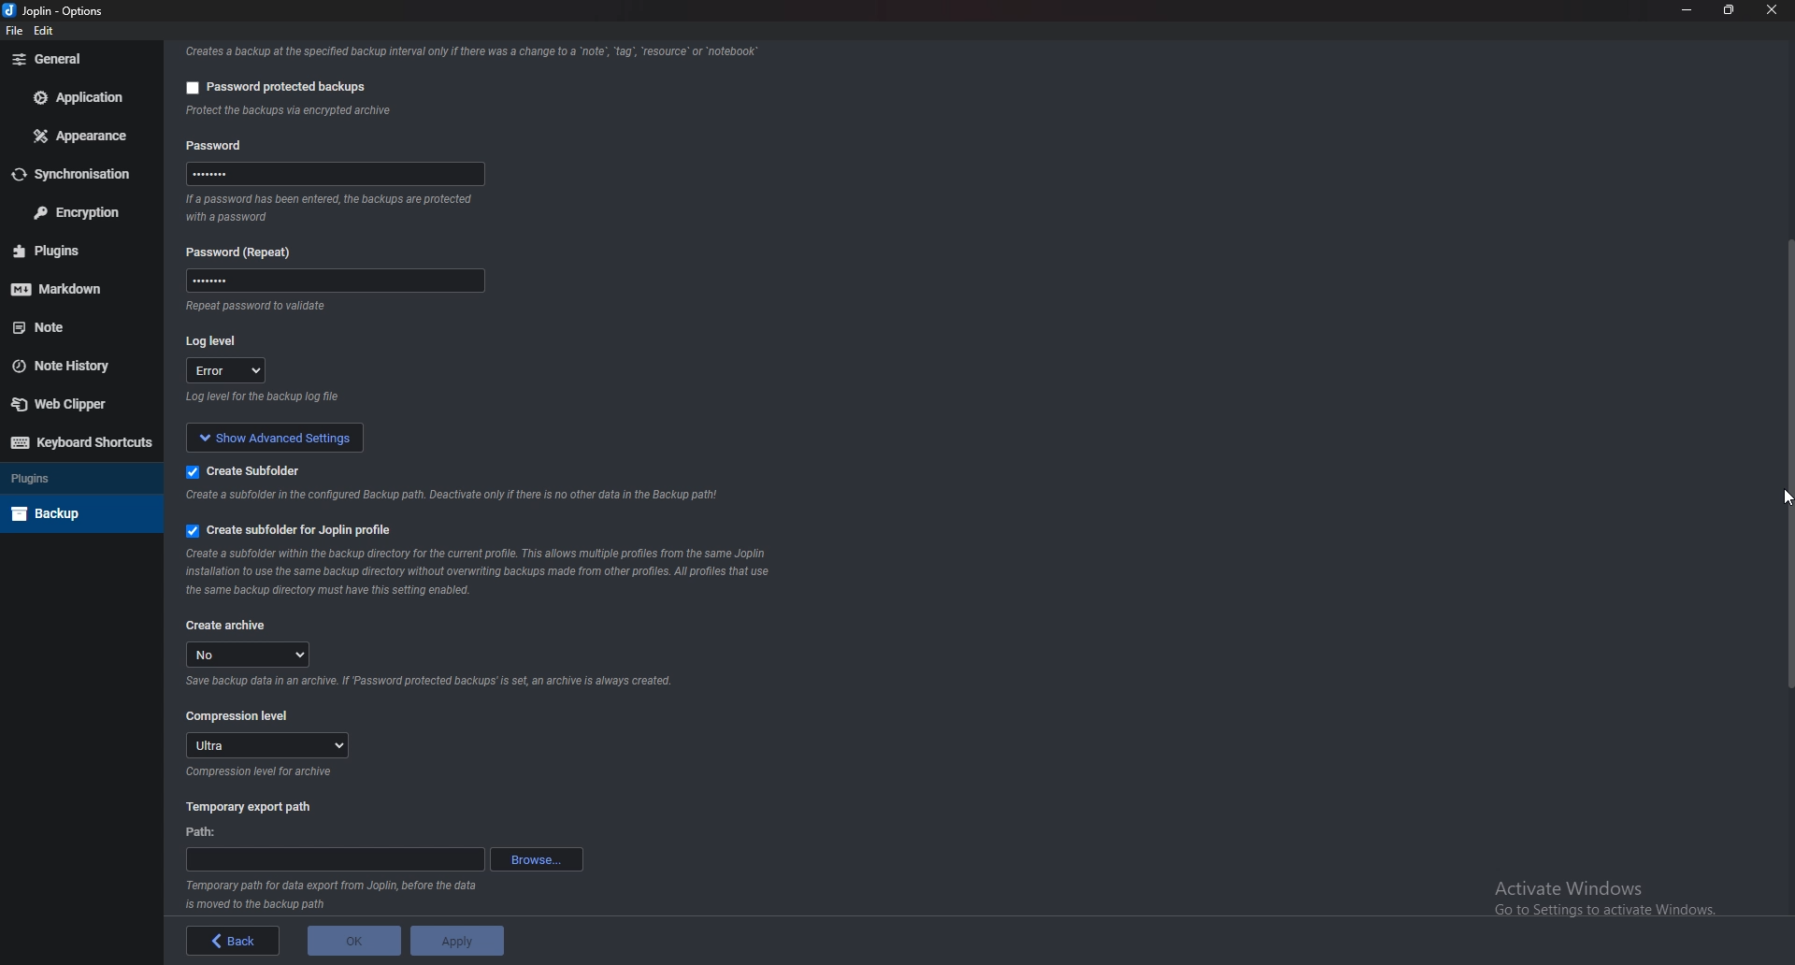 The width and height of the screenshot is (1795, 965). What do you see at coordinates (271, 84) in the screenshot?
I see `password protected backup` at bounding box center [271, 84].